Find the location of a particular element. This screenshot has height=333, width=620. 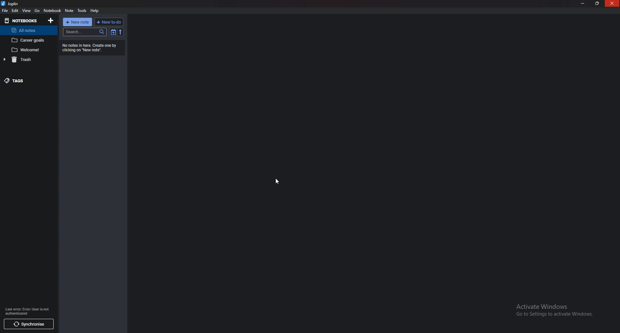

sync is located at coordinates (27, 324).